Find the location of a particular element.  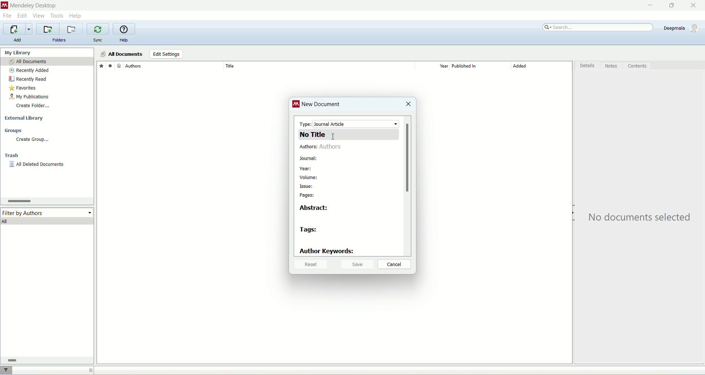

online help guide for mendeley is located at coordinates (124, 29).